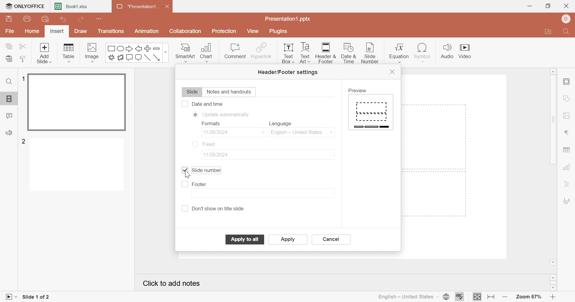 This screenshot has height=302, width=575. What do you see at coordinates (288, 73) in the screenshot?
I see `Header/Footer settings` at bounding box center [288, 73].